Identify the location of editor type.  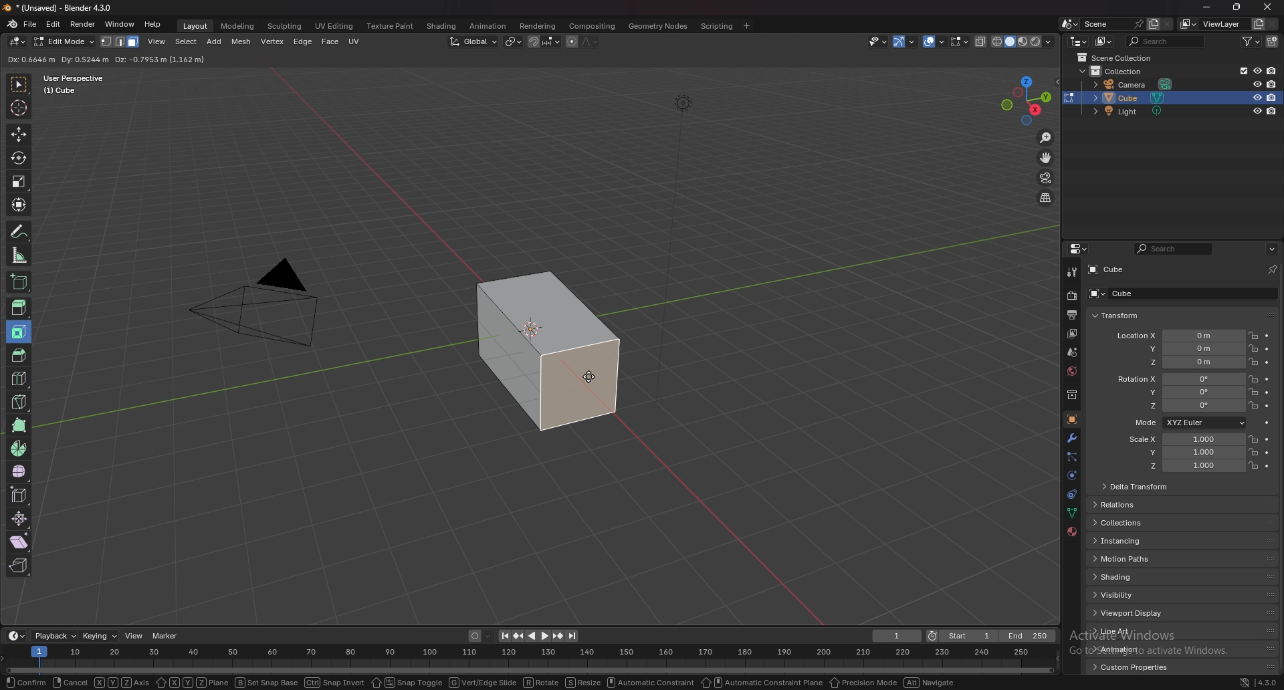
(1078, 249).